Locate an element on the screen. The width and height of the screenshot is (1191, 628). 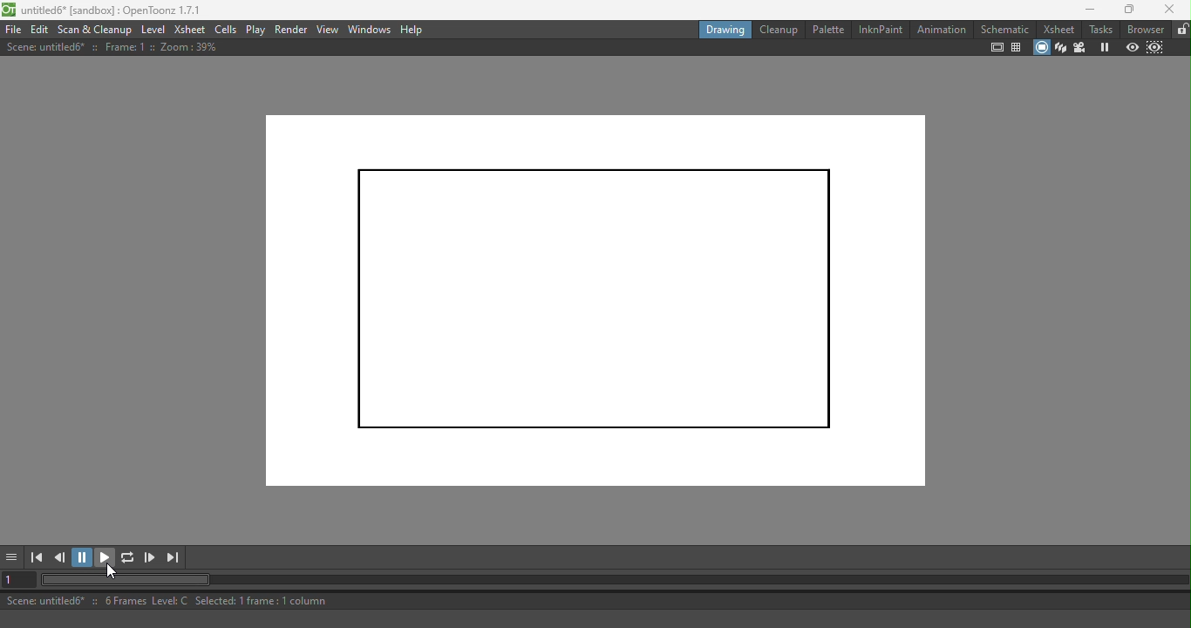
File name is located at coordinates (102, 10).